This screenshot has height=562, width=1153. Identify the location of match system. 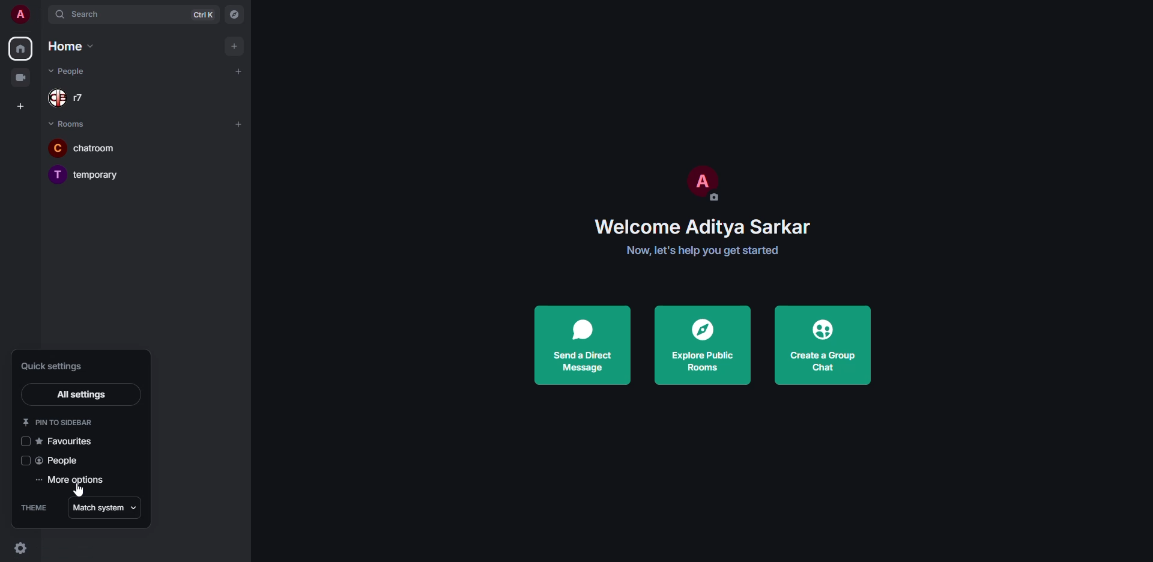
(105, 506).